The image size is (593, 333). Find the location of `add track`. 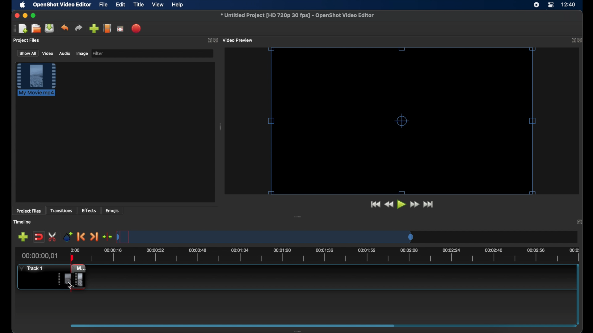

add track is located at coordinates (23, 237).